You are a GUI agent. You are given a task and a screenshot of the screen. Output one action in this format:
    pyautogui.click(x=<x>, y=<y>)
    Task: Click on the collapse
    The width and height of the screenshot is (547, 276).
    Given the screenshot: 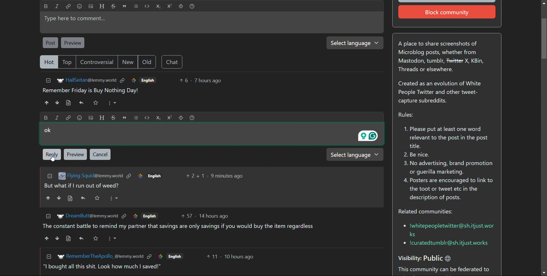 What is the action you would take?
    pyautogui.click(x=48, y=216)
    